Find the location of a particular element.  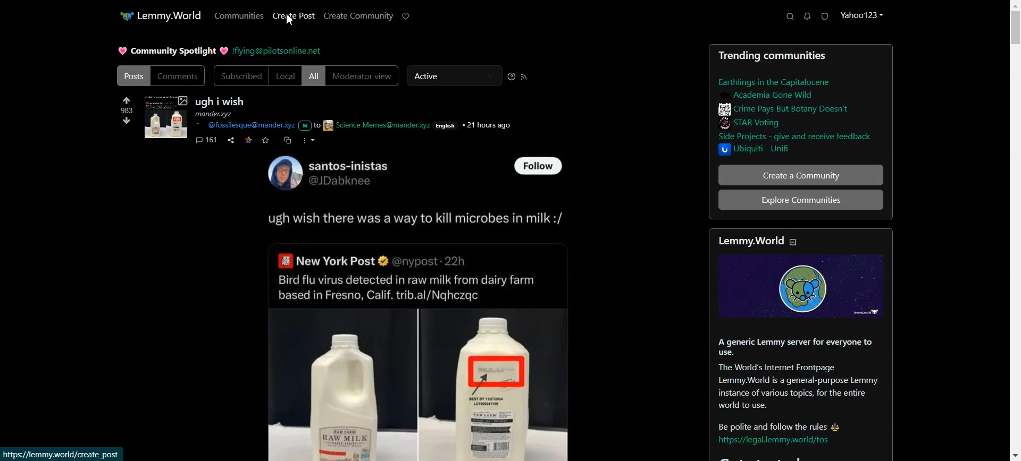

Posts is located at coordinates (420, 349).